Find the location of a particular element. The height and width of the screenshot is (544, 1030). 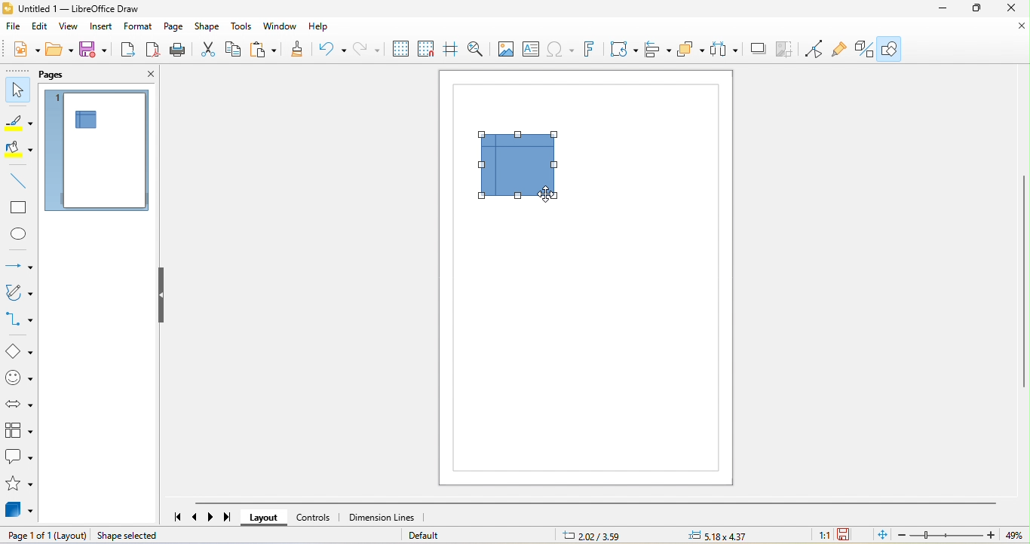

snap to grid is located at coordinates (429, 50).